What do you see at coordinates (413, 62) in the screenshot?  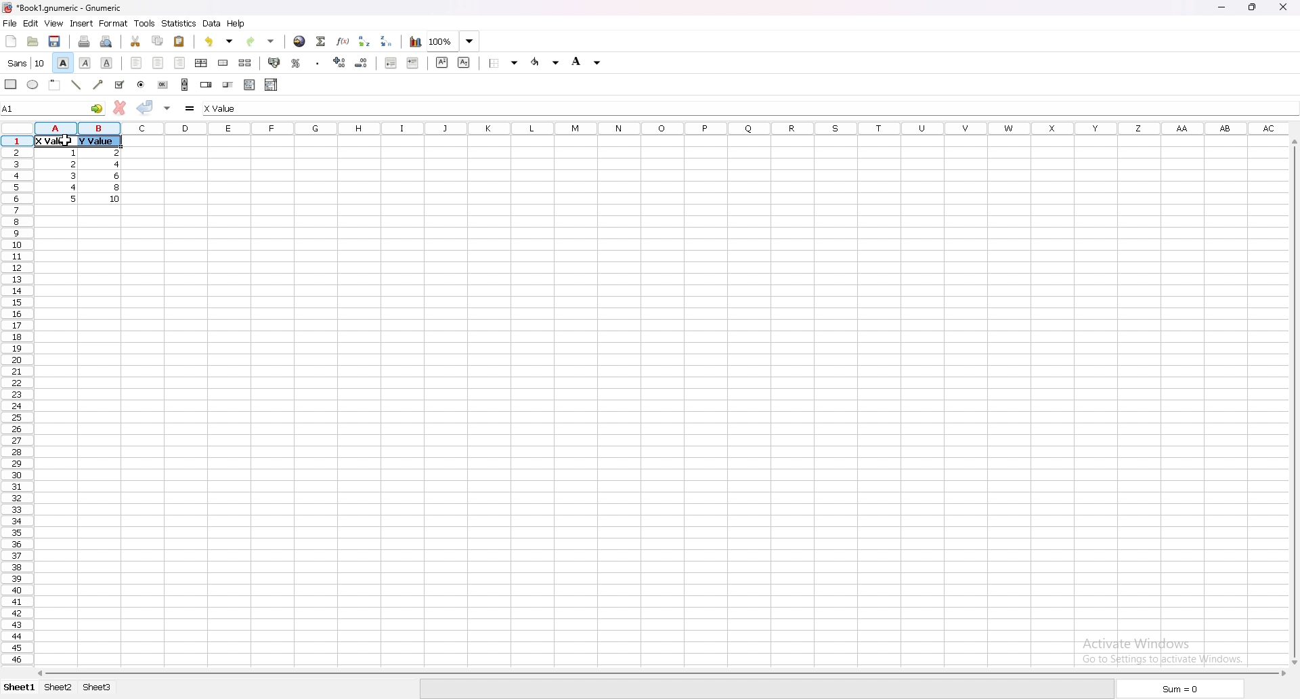 I see `increase indent` at bounding box center [413, 62].